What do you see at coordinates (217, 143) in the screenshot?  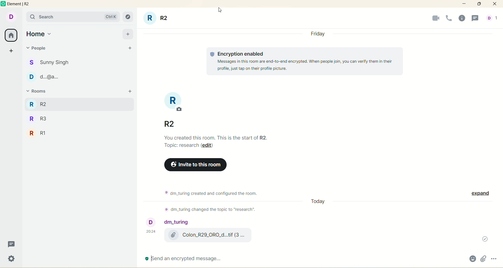 I see `` at bounding box center [217, 143].